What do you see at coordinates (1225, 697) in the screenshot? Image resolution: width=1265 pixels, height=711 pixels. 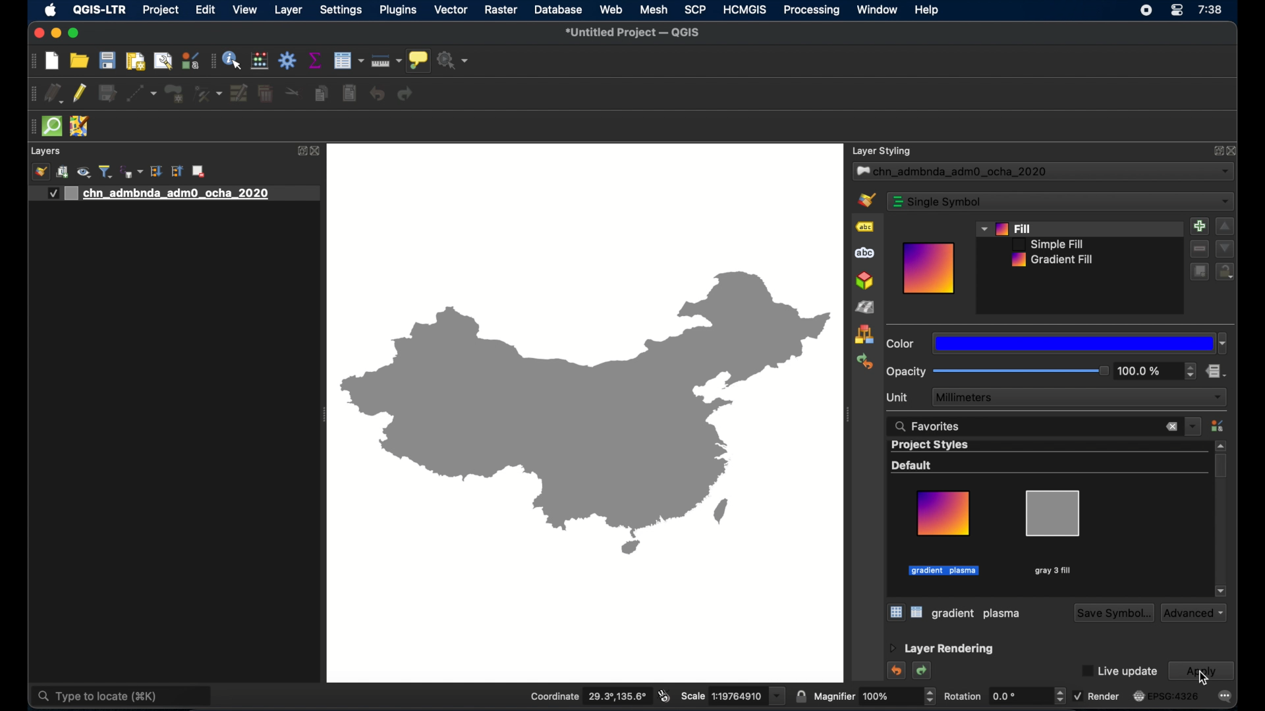 I see `messages` at bounding box center [1225, 697].